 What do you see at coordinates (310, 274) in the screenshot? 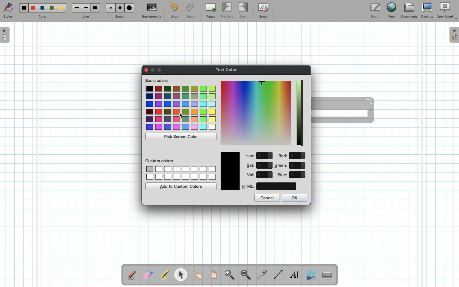
I see `Selection` at bounding box center [310, 274].